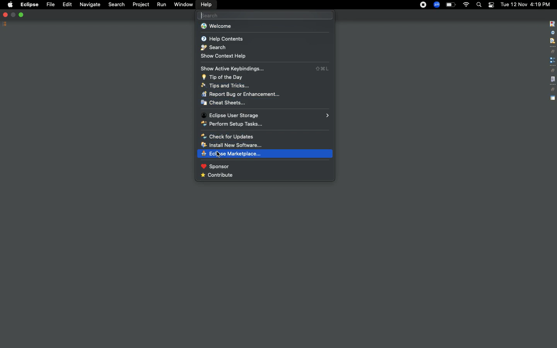 The height and width of the screenshot is (348, 557). I want to click on Perform setup tasks, so click(232, 125).